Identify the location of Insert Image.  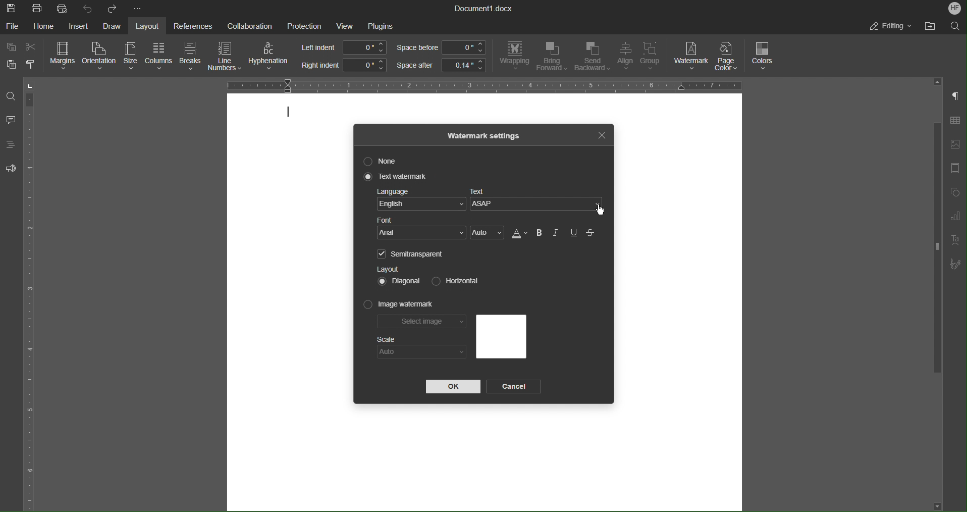
(955, 144).